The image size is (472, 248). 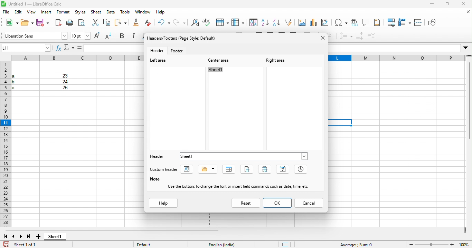 What do you see at coordinates (239, 187) in the screenshot?
I see `use the buttons to change the font or insert field commands such as data,time etc` at bounding box center [239, 187].